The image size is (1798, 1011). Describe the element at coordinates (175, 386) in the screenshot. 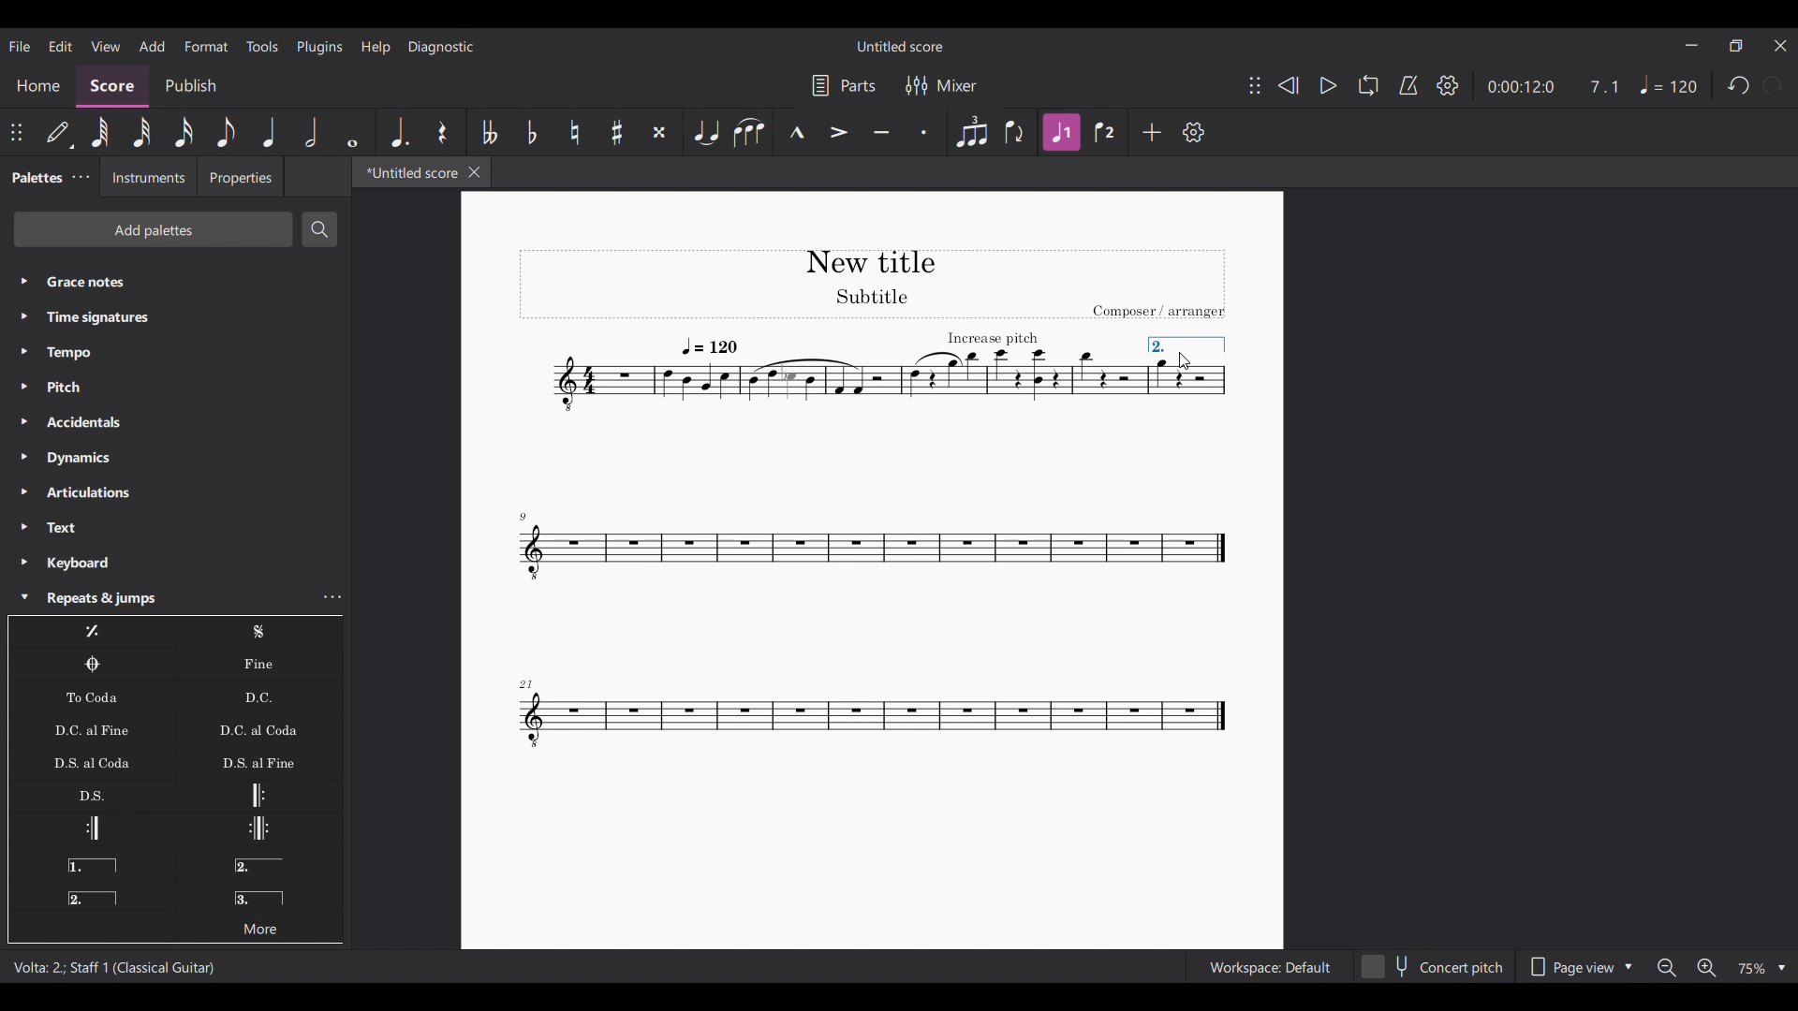

I see `Pitch` at that location.